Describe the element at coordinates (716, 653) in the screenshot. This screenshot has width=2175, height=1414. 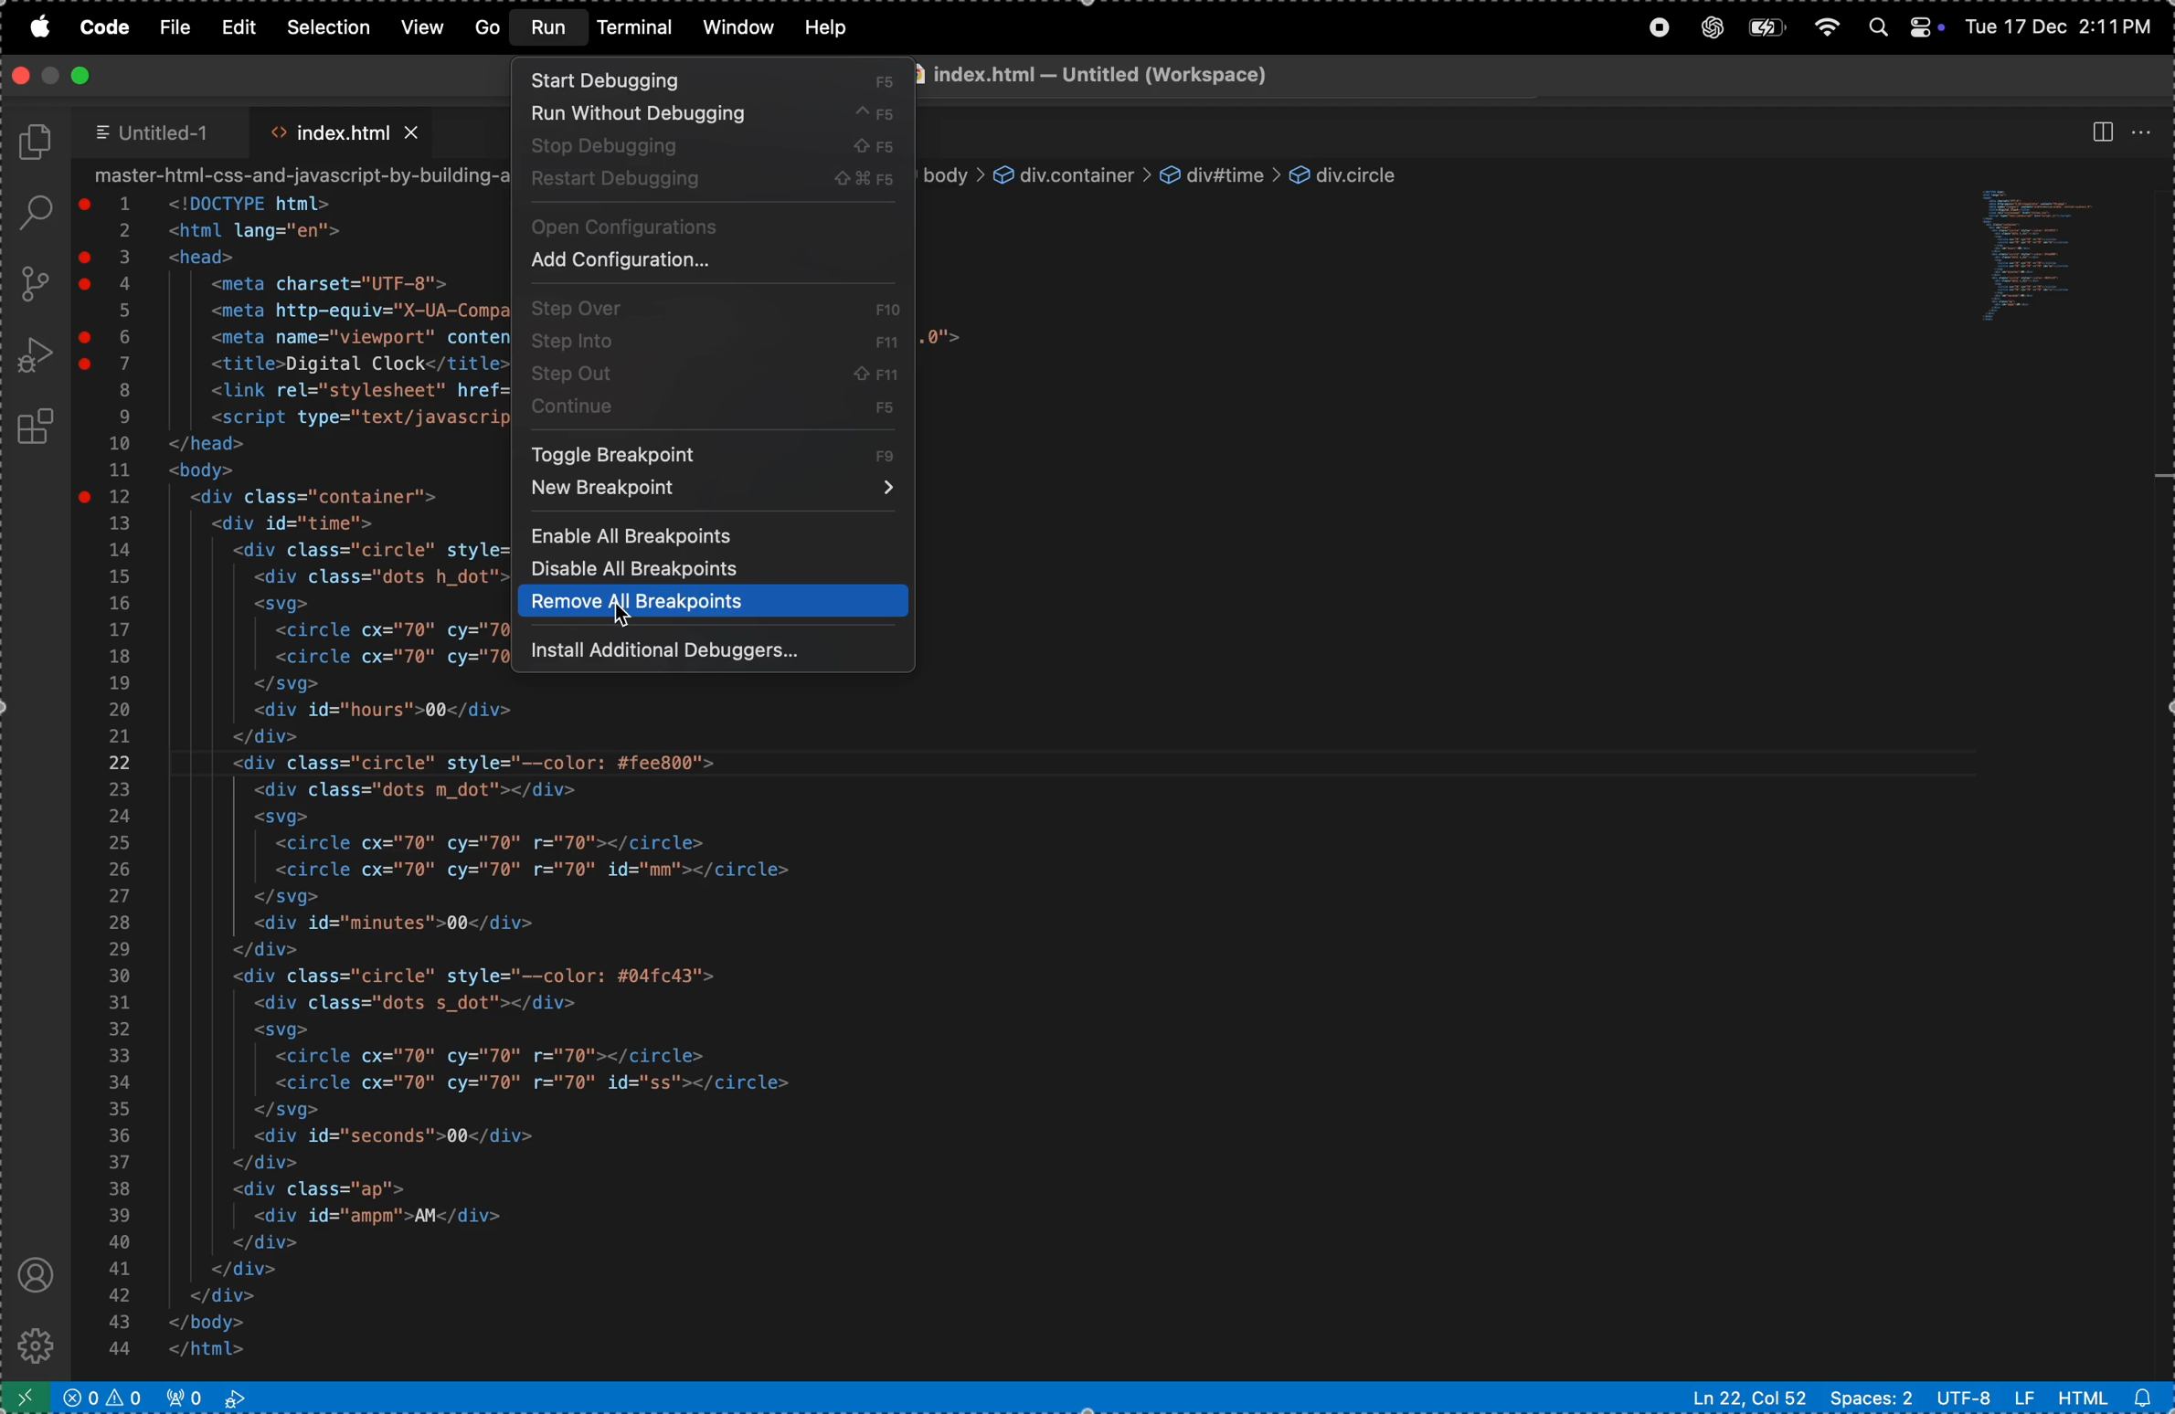
I see `install adttional debbuggers` at that location.